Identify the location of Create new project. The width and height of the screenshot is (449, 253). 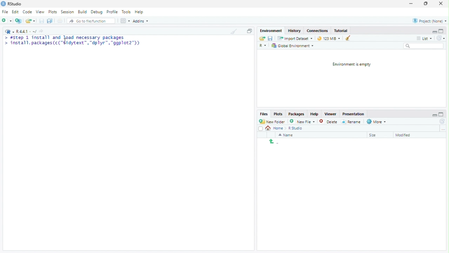
(19, 21).